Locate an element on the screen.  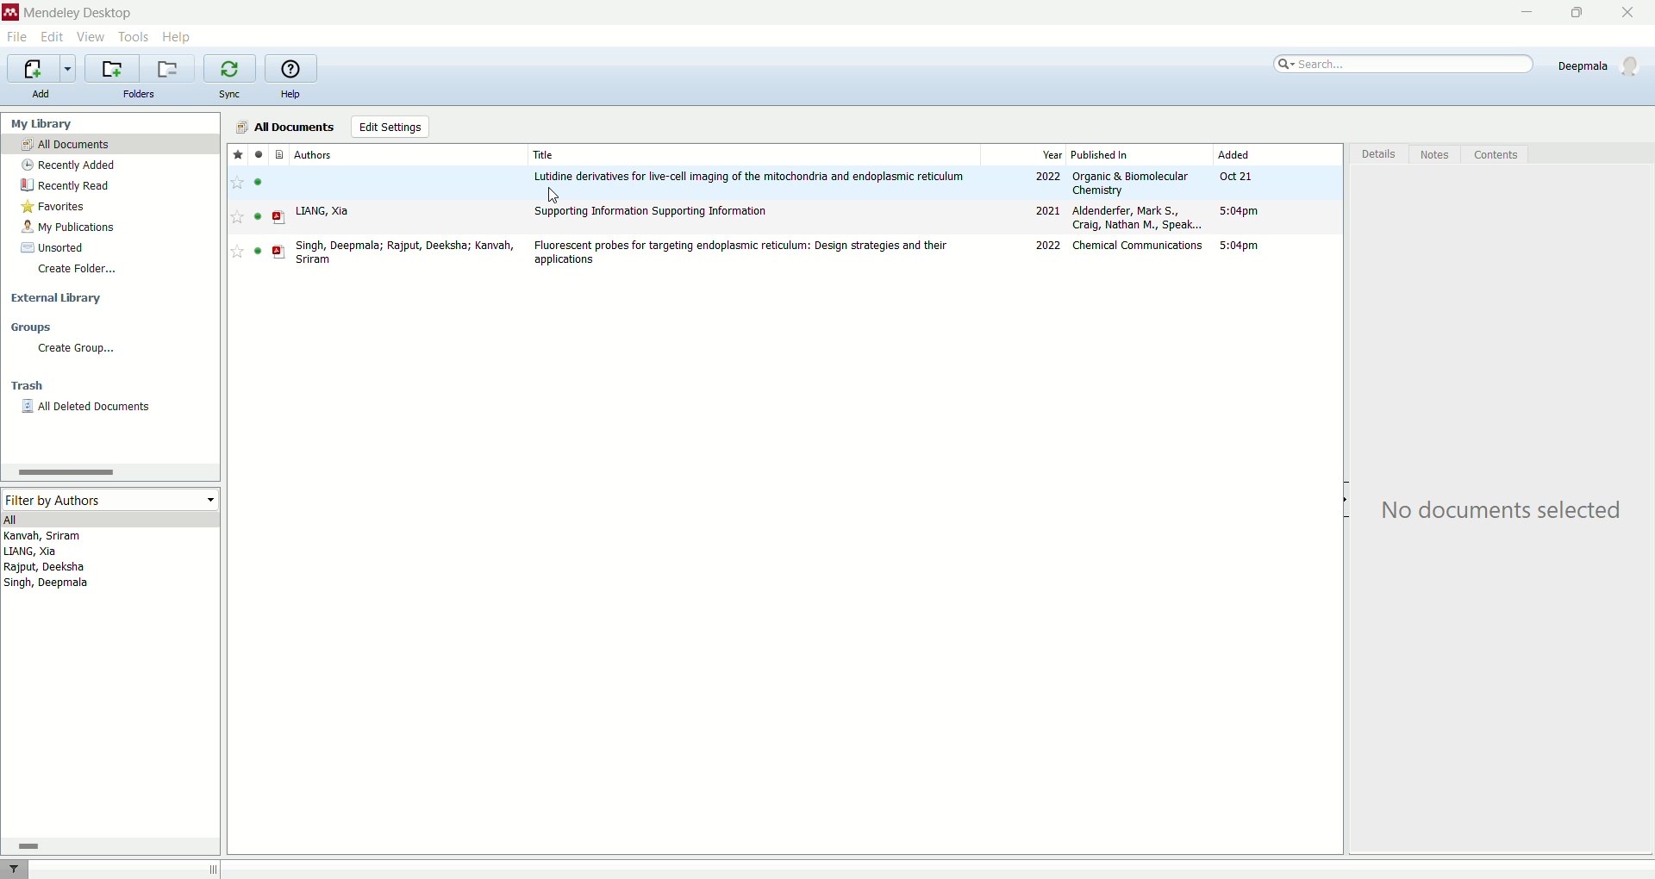
help is located at coordinates (178, 37).